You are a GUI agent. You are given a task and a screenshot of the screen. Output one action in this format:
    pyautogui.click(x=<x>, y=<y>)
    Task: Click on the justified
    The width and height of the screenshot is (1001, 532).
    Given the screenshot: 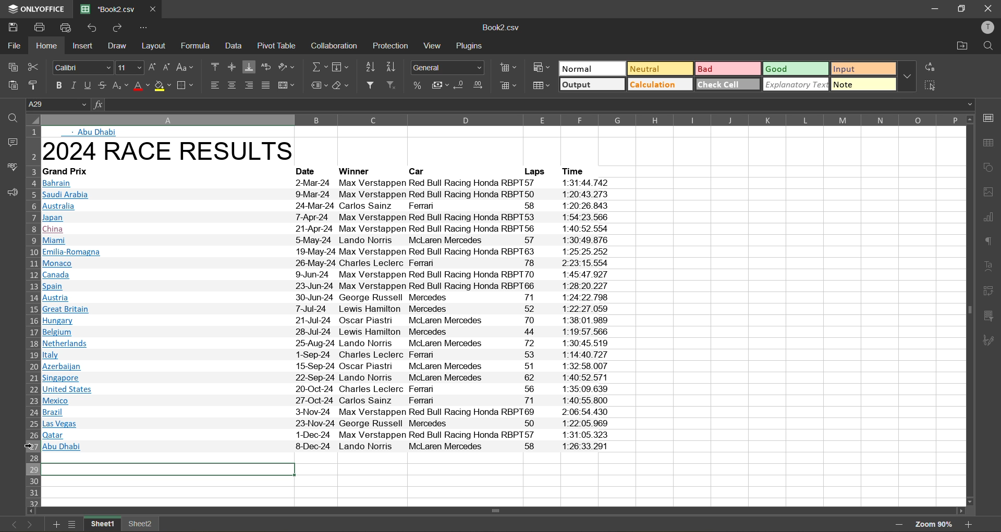 What is the action you would take?
    pyautogui.click(x=268, y=86)
    